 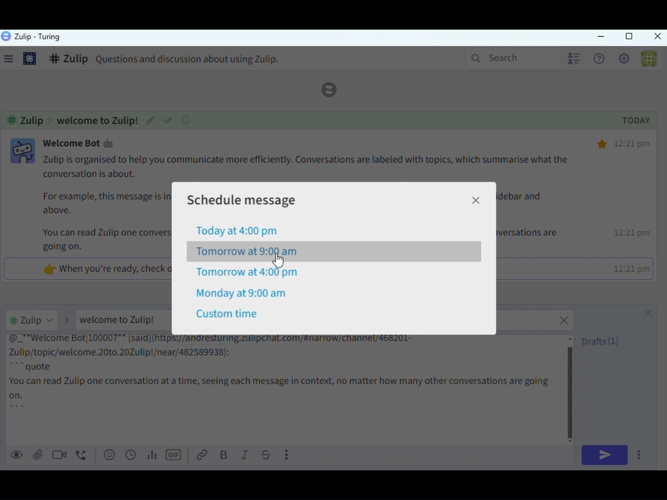 What do you see at coordinates (663, 51) in the screenshot?
I see `Up` at bounding box center [663, 51].